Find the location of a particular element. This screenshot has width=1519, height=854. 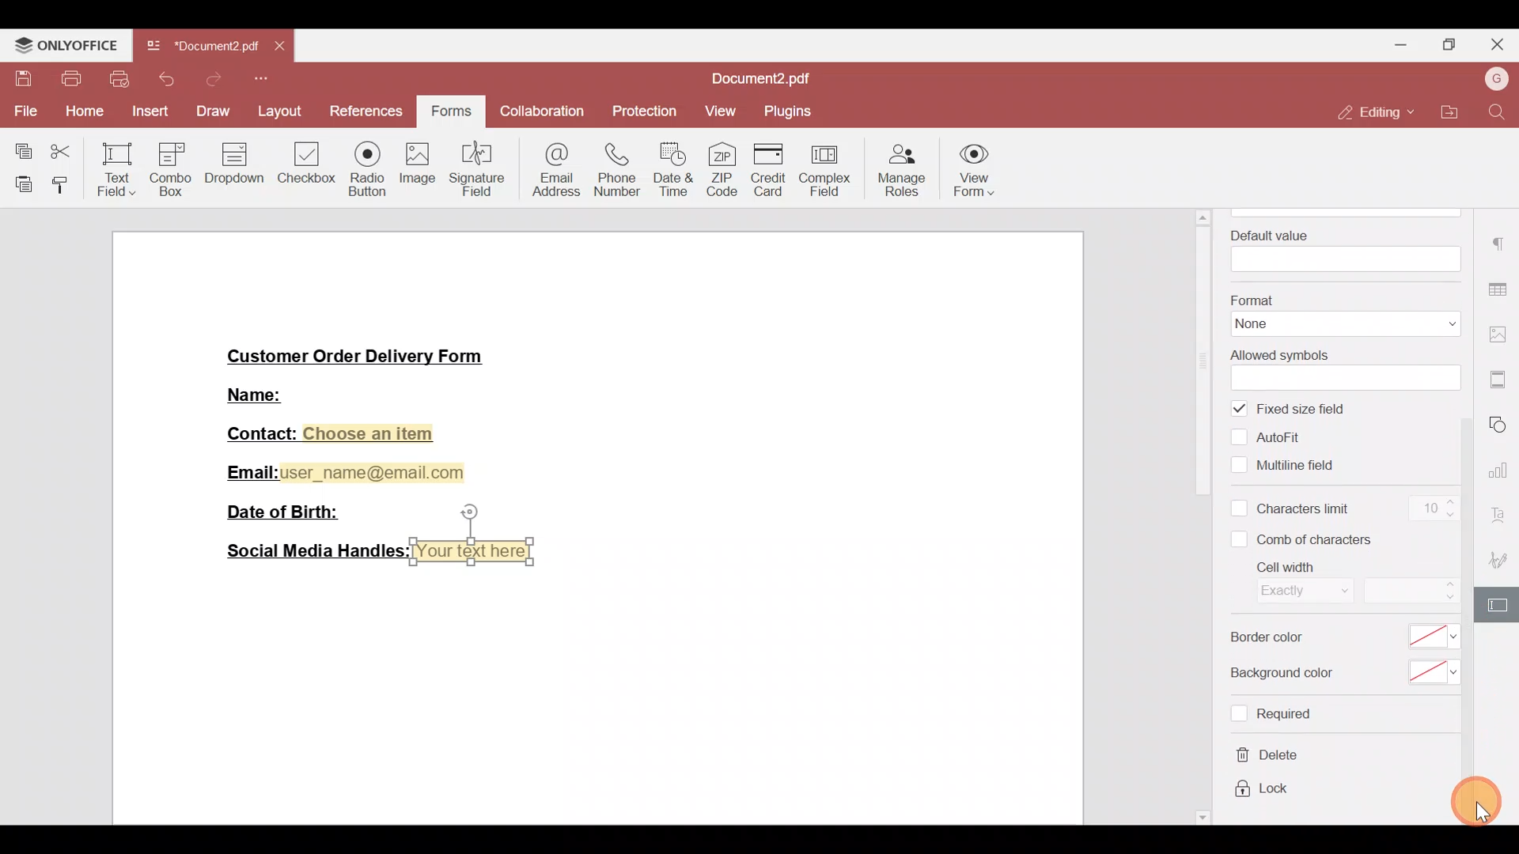

Email address is located at coordinates (550, 172).